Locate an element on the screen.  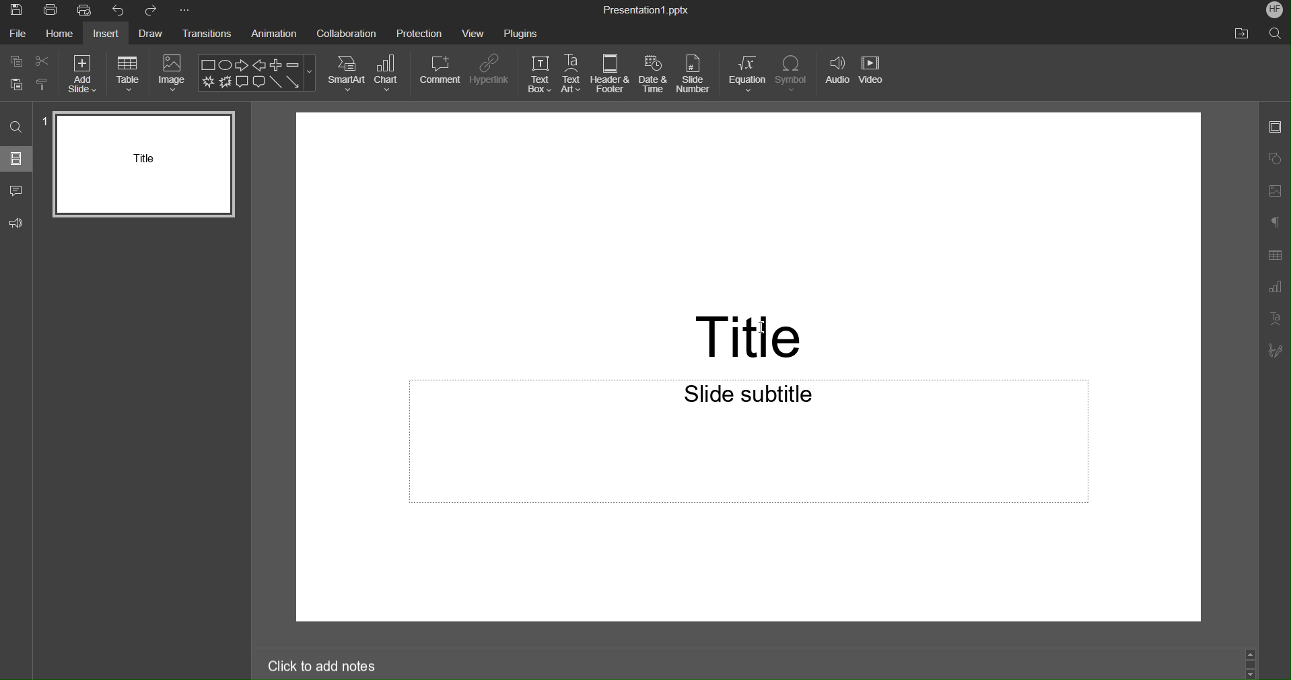
Copy is located at coordinates (15, 62).